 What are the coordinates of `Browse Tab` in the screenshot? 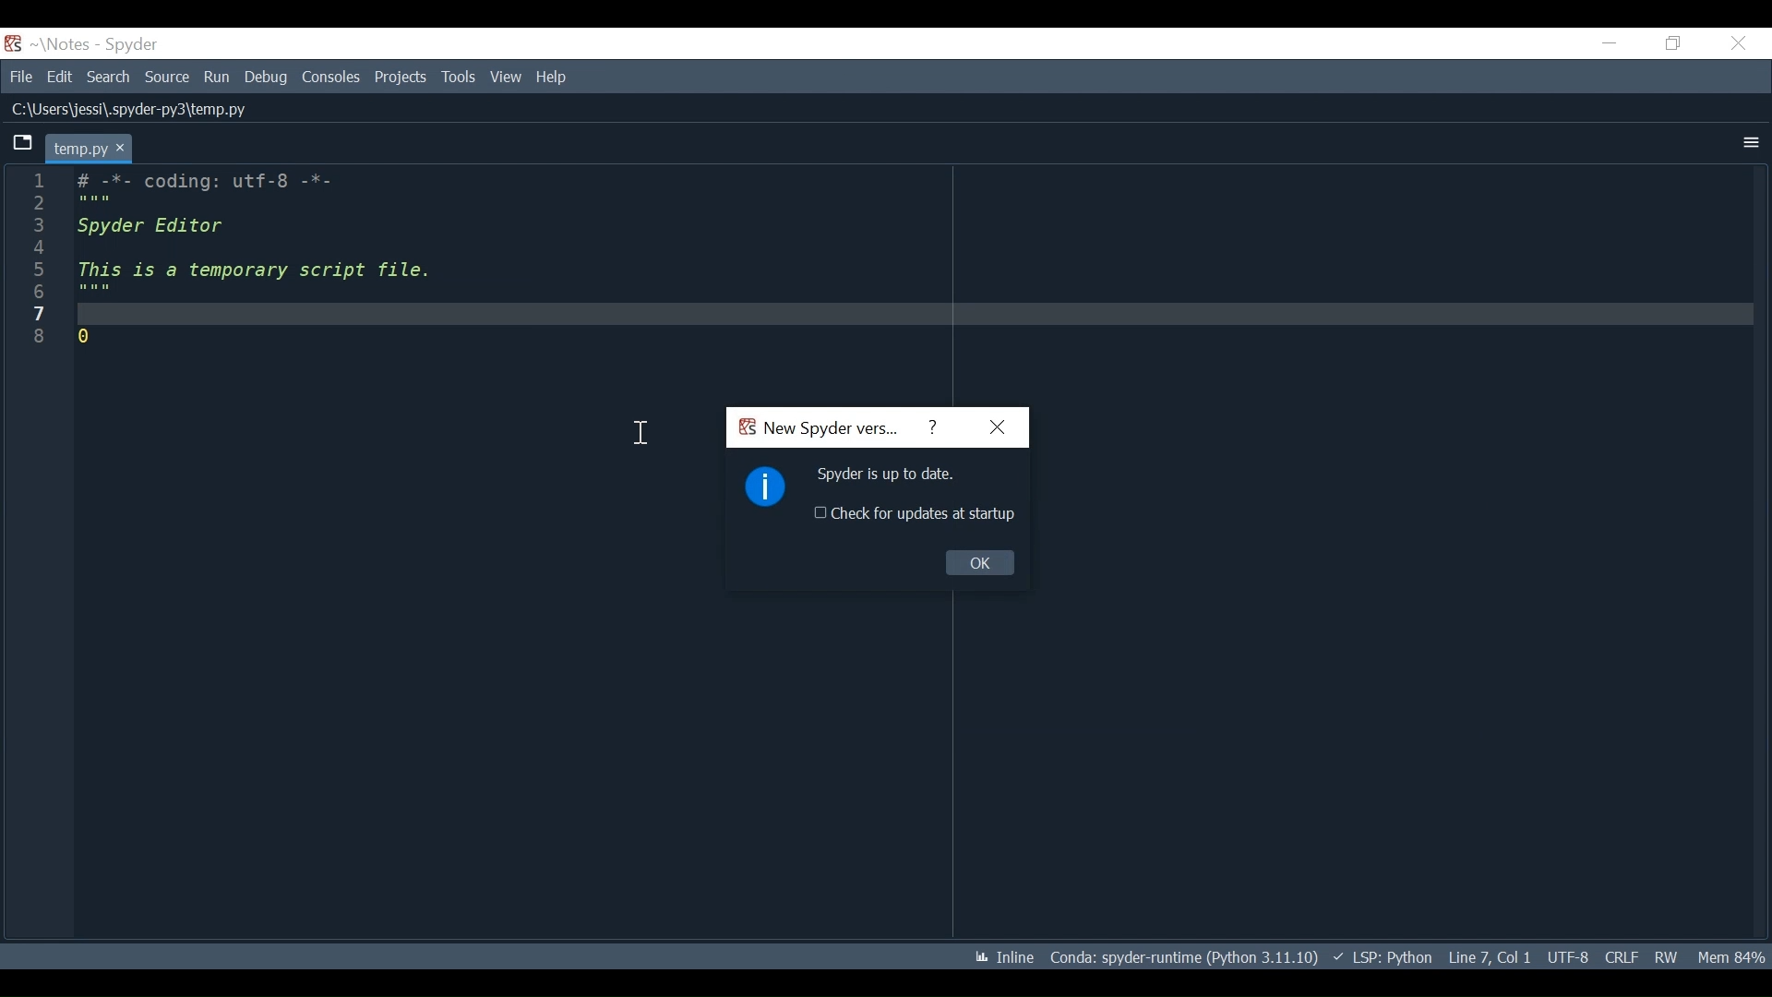 It's located at (23, 143).